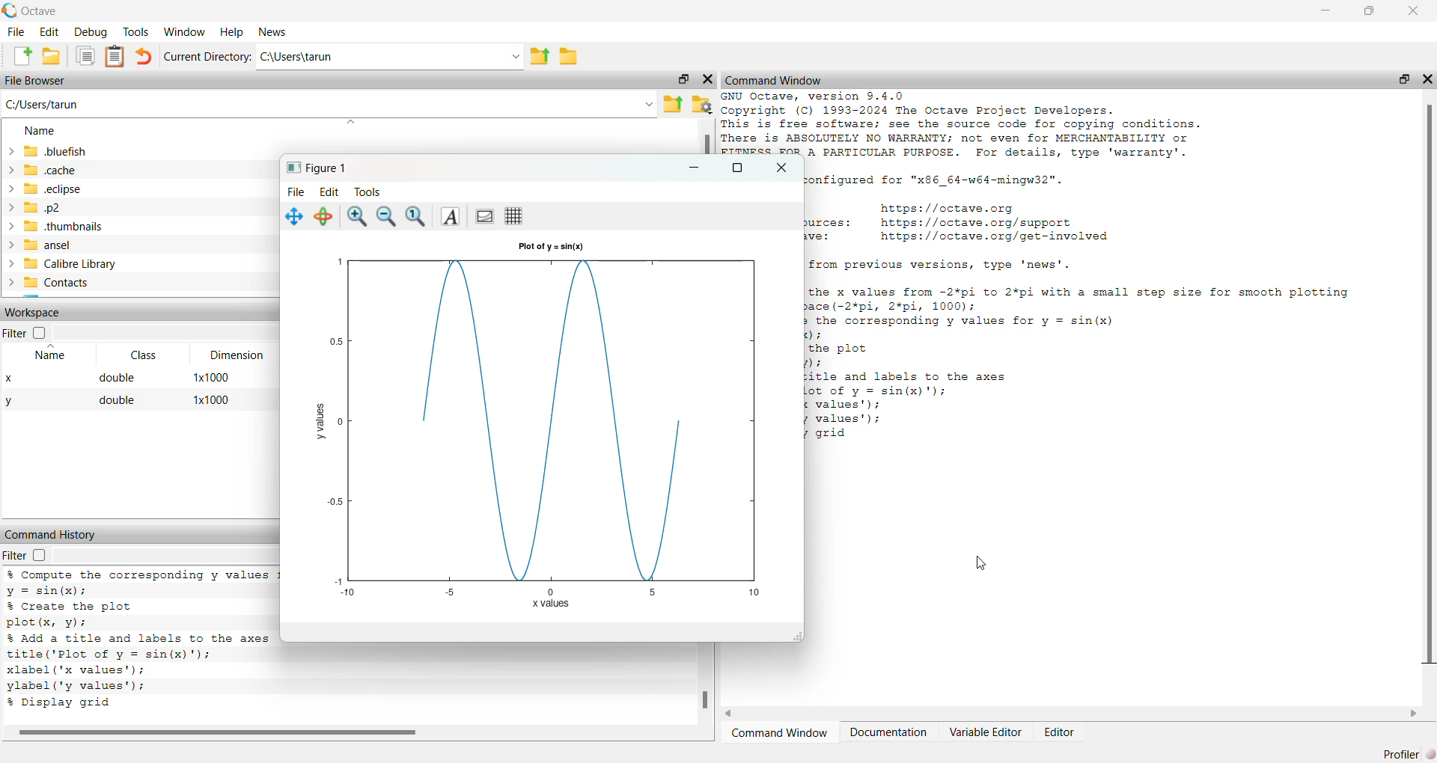 The width and height of the screenshot is (1437, 763). What do you see at coordinates (135, 32) in the screenshot?
I see `Tools` at bounding box center [135, 32].